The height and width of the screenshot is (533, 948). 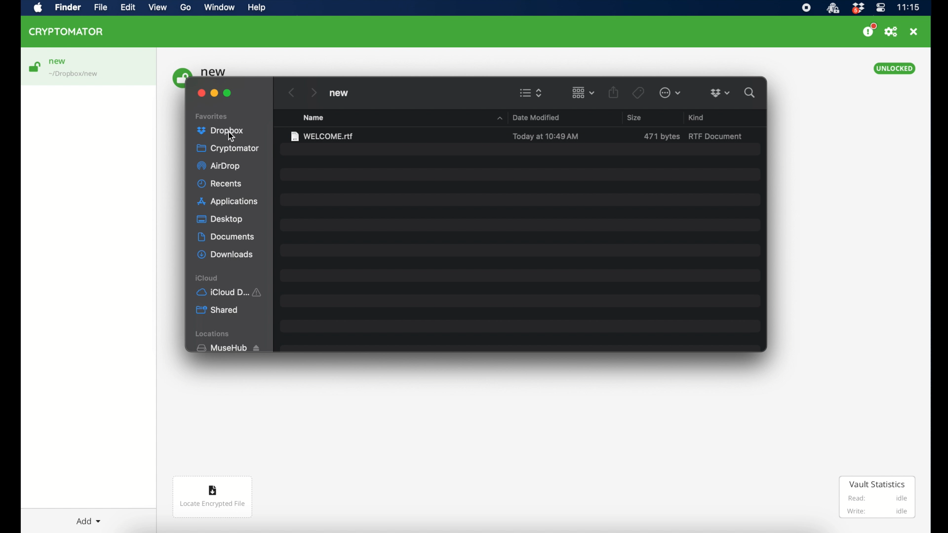 I want to click on control center, so click(x=881, y=8).